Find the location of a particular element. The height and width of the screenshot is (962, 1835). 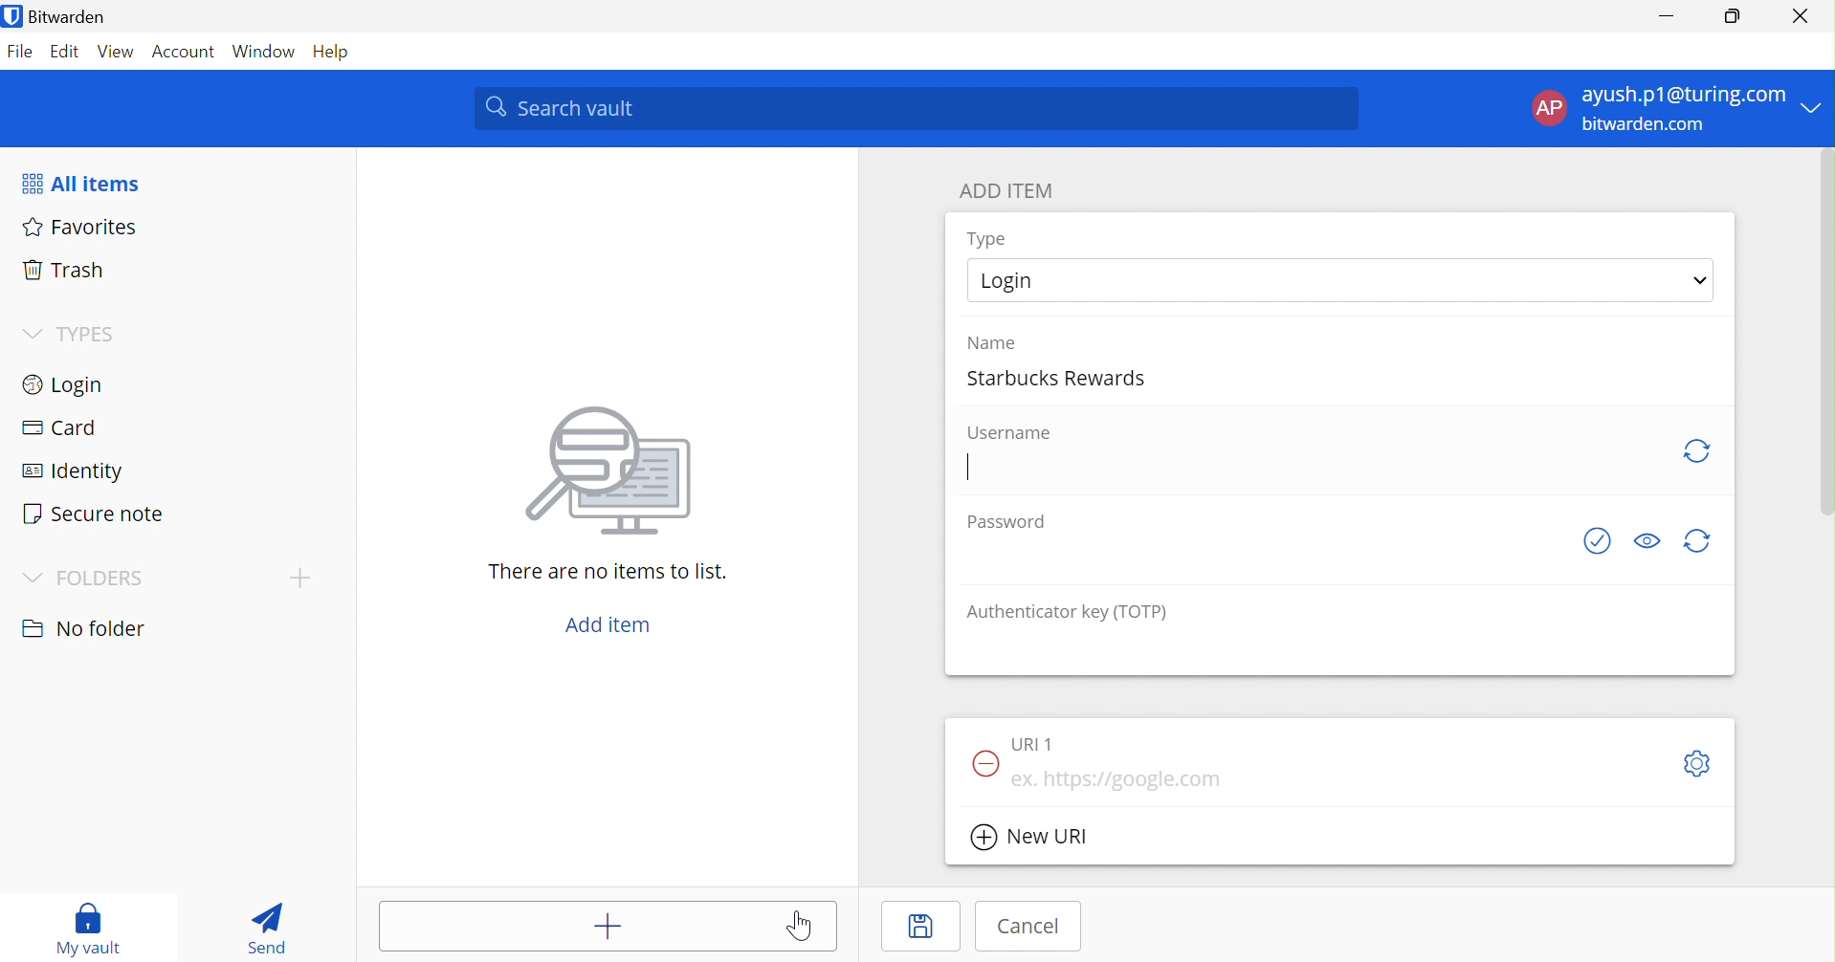

Edit is located at coordinates (67, 54).